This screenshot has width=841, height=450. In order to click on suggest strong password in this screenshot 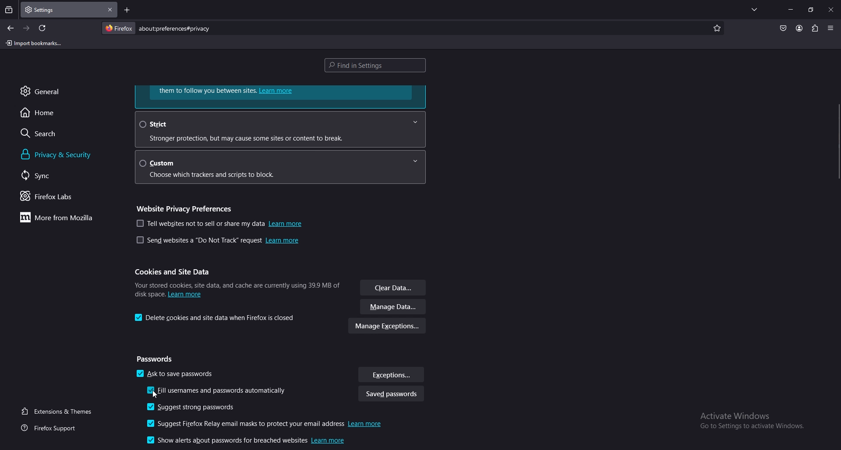, I will do `click(196, 408)`.